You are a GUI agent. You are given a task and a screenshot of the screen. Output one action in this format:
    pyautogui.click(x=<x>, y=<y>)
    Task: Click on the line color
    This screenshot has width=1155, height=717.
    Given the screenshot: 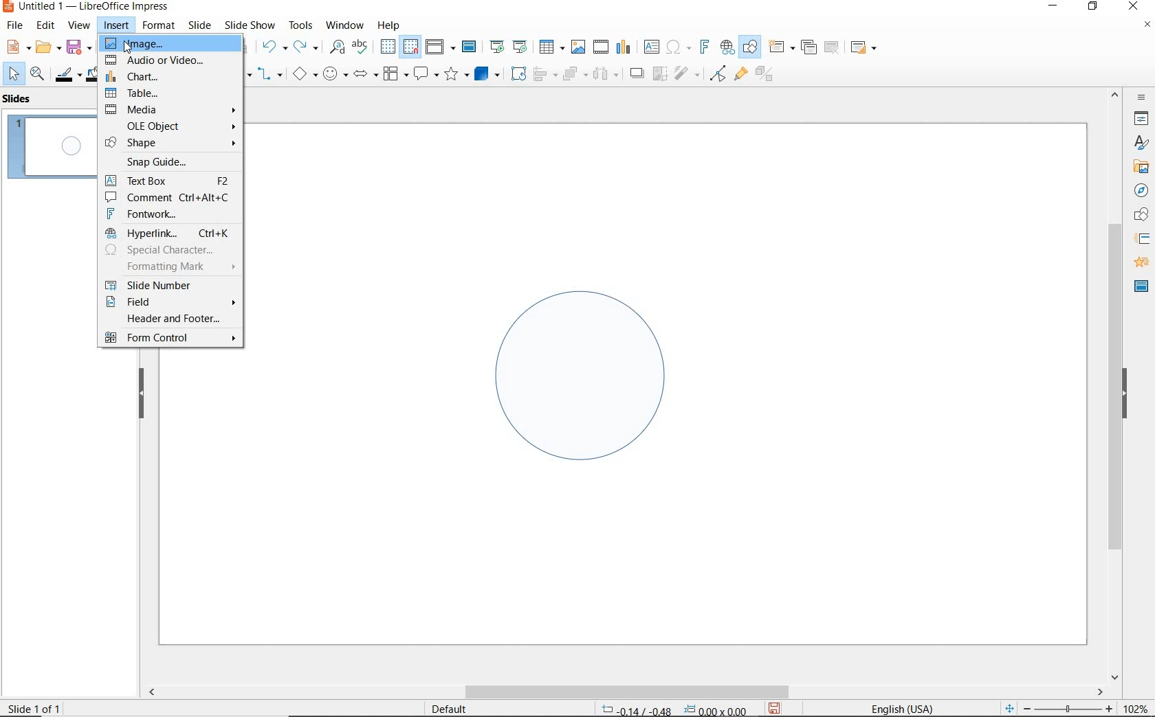 What is the action you would take?
    pyautogui.click(x=67, y=74)
    